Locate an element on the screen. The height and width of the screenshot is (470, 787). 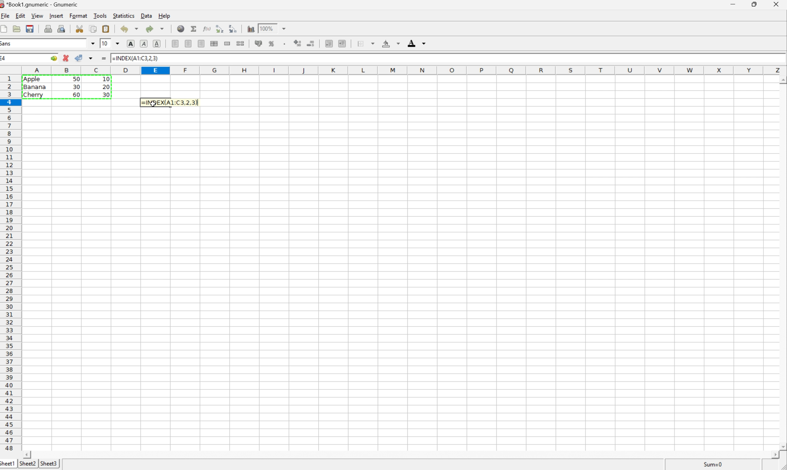
insert hyperlink is located at coordinates (180, 29).